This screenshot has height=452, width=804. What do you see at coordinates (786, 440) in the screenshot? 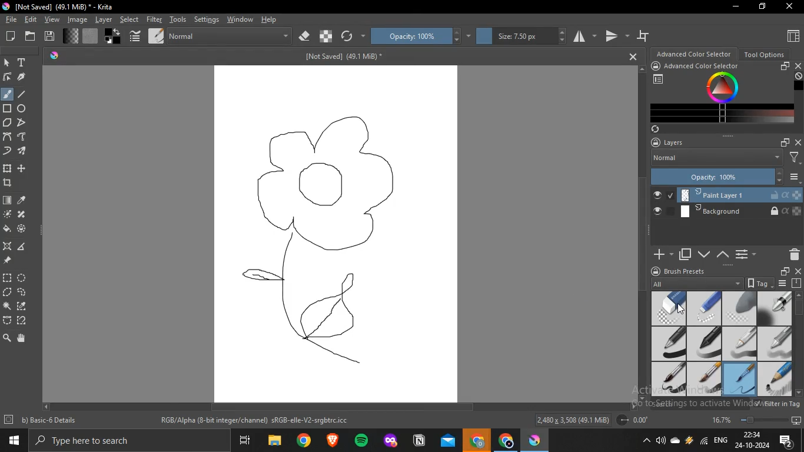
I see `Notifications` at bounding box center [786, 440].